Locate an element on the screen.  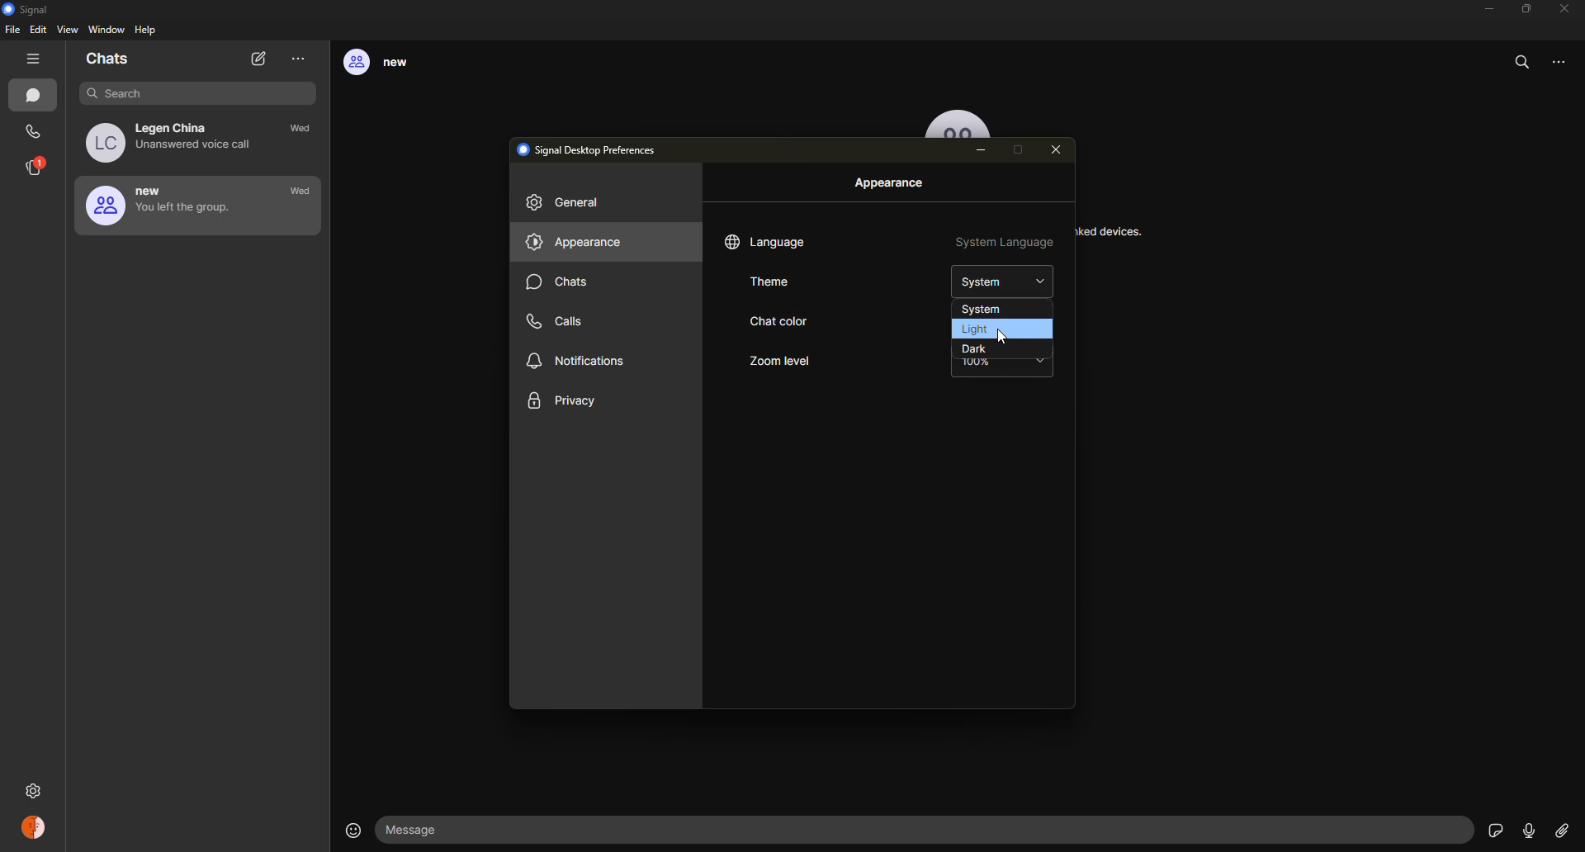
light is located at coordinates (972, 329).